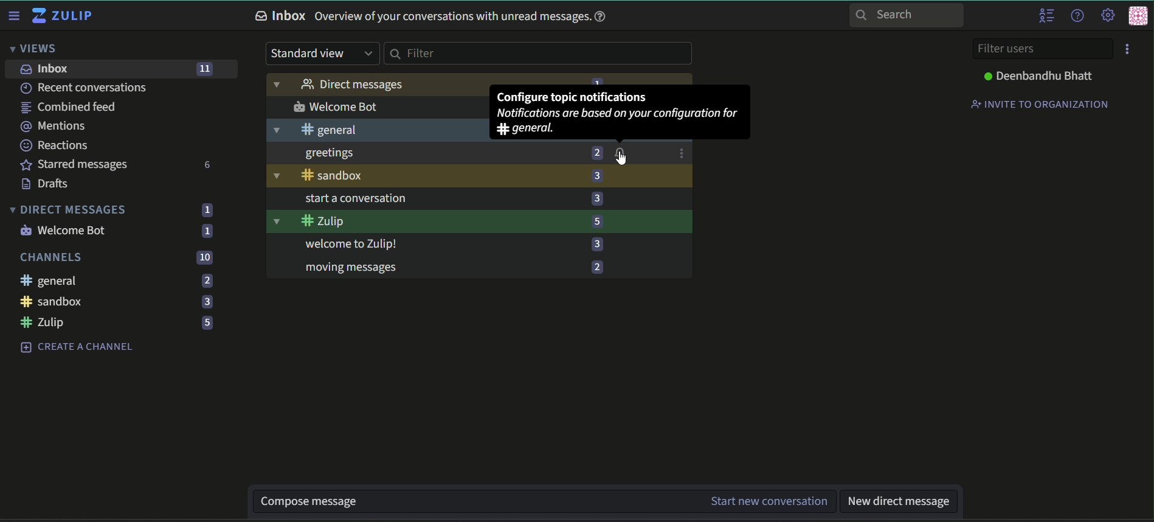 The width and height of the screenshot is (1154, 522). What do you see at coordinates (206, 211) in the screenshot?
I see `numbers` at bounding box center [206, 211].